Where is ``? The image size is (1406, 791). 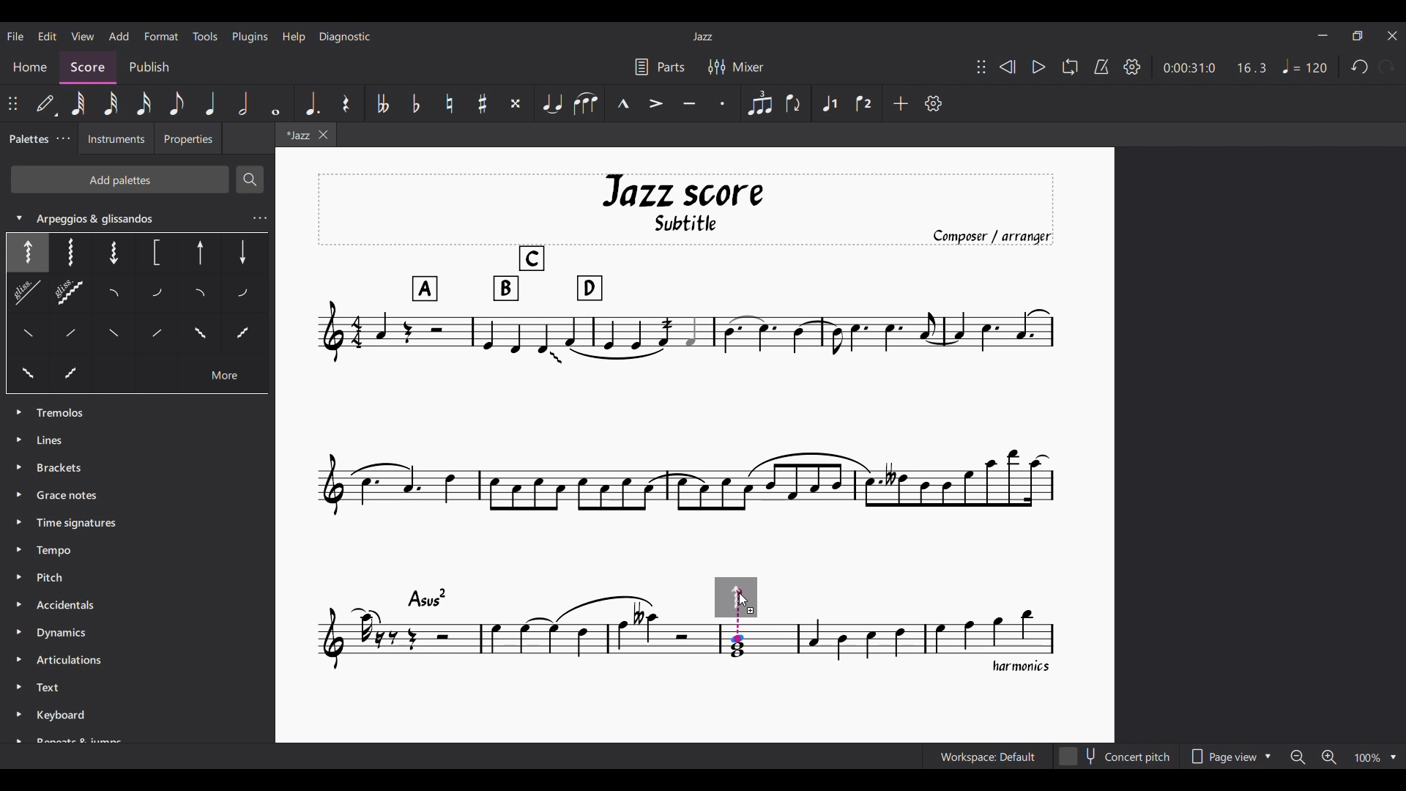
 is located at coordinates (116, 335).